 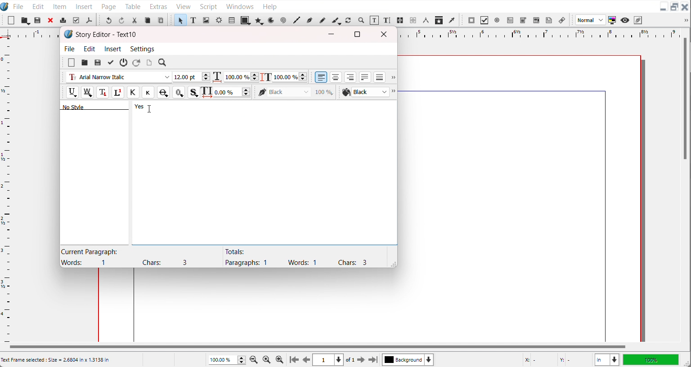 What do you see at coordinates (108, 6) in the screenshot?
I see `Page` at bounding box center [108, 6].